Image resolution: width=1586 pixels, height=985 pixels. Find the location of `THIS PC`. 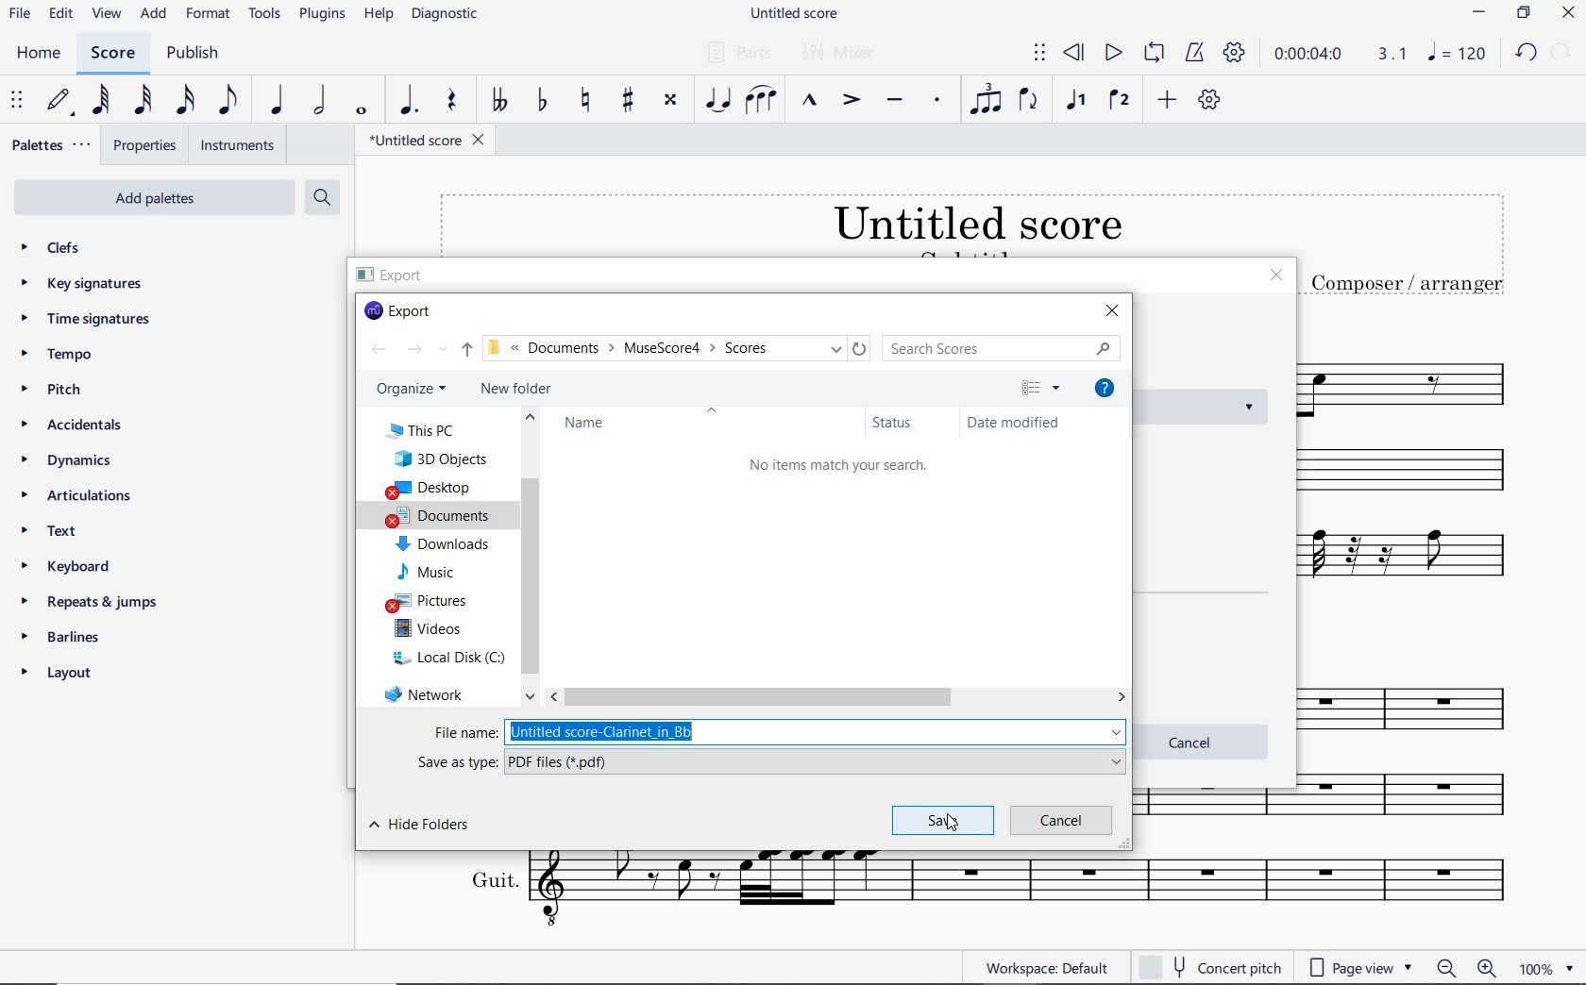

THIS PC is located at coordinates (438, 431).